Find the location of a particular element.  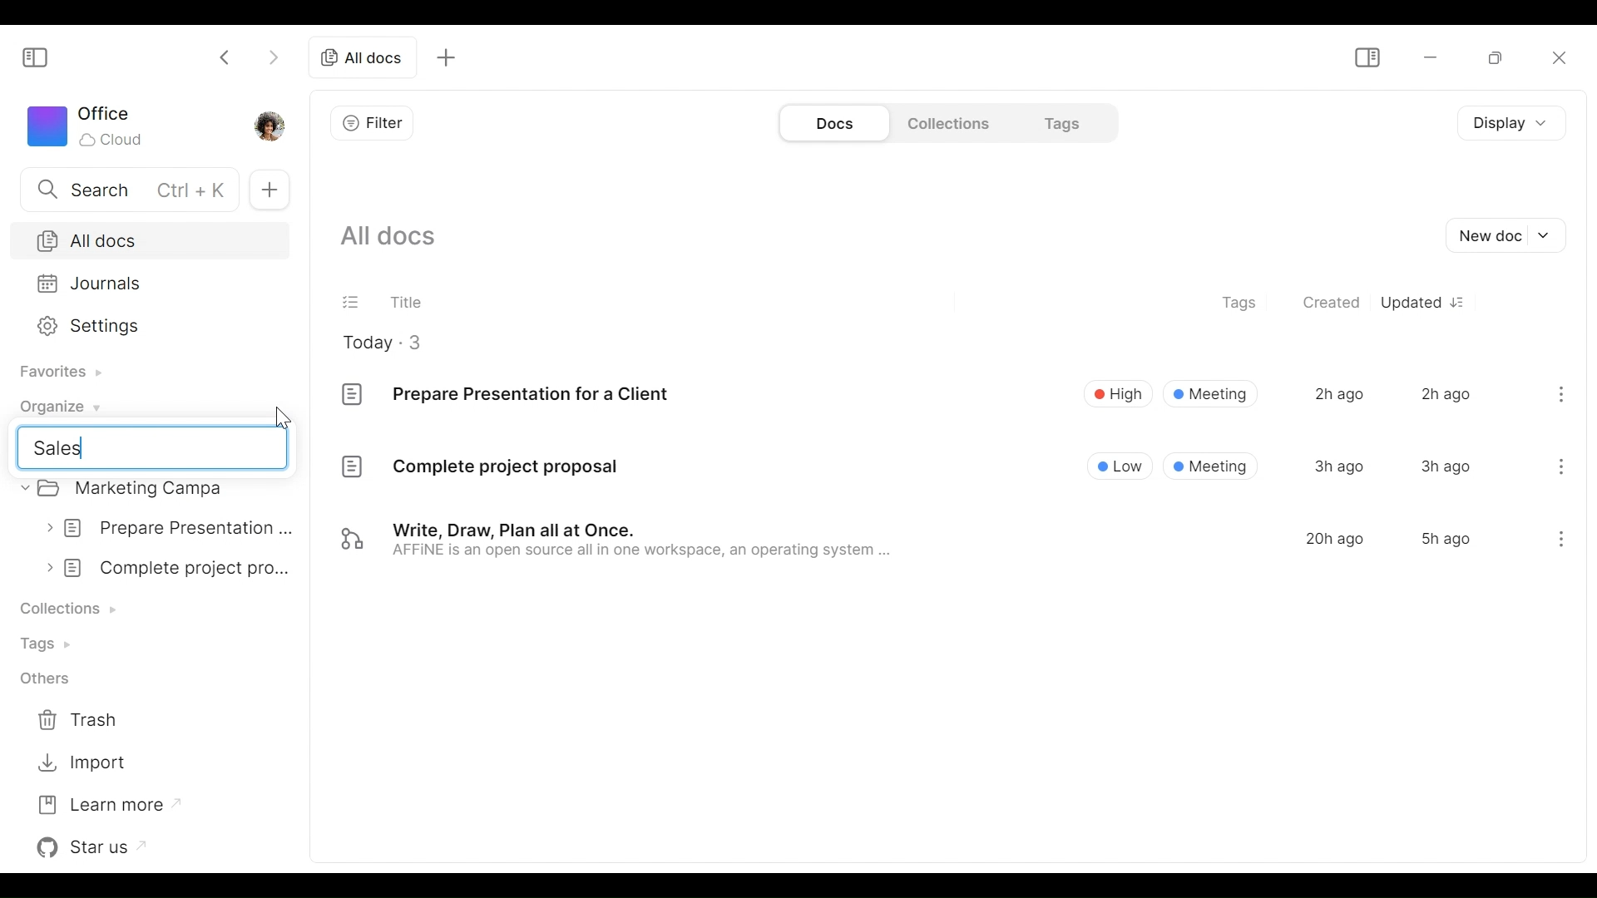

cursor pointer is located at coordinates (284, 419).